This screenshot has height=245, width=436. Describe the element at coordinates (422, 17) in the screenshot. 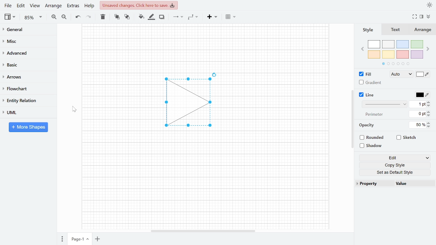

I see `Format (Ctrl+Shift+P)` at that location.